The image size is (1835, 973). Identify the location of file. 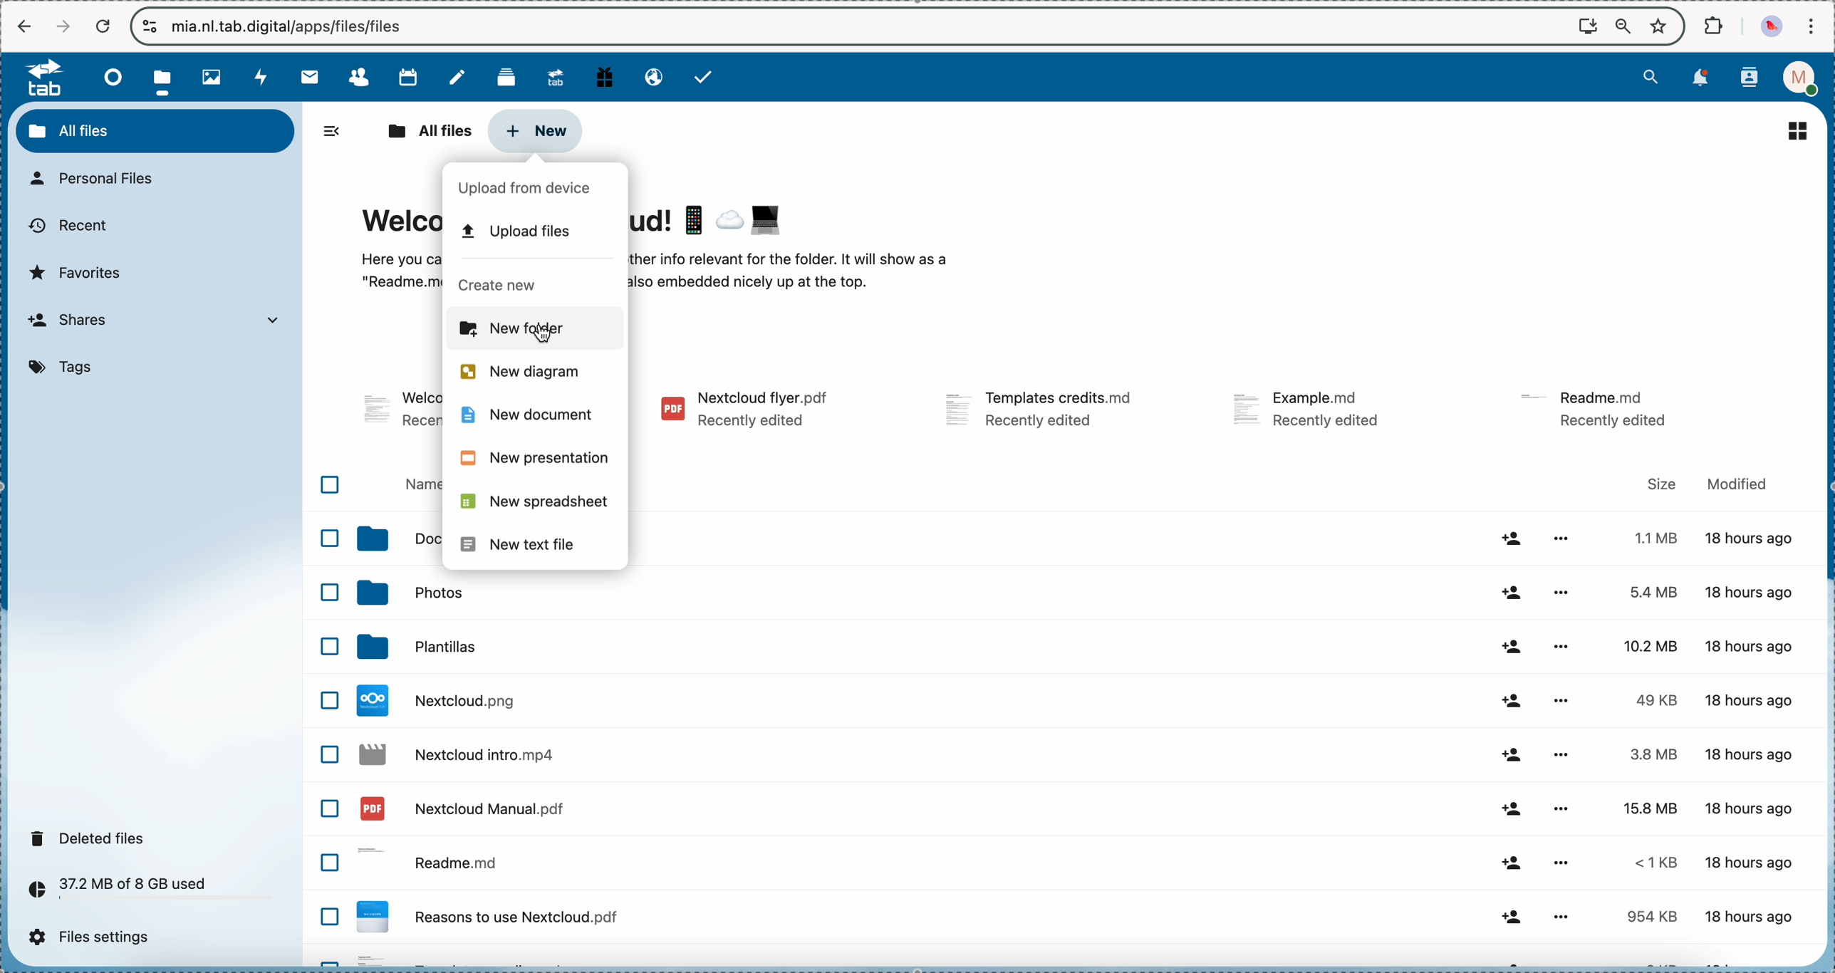
(1599, 407).